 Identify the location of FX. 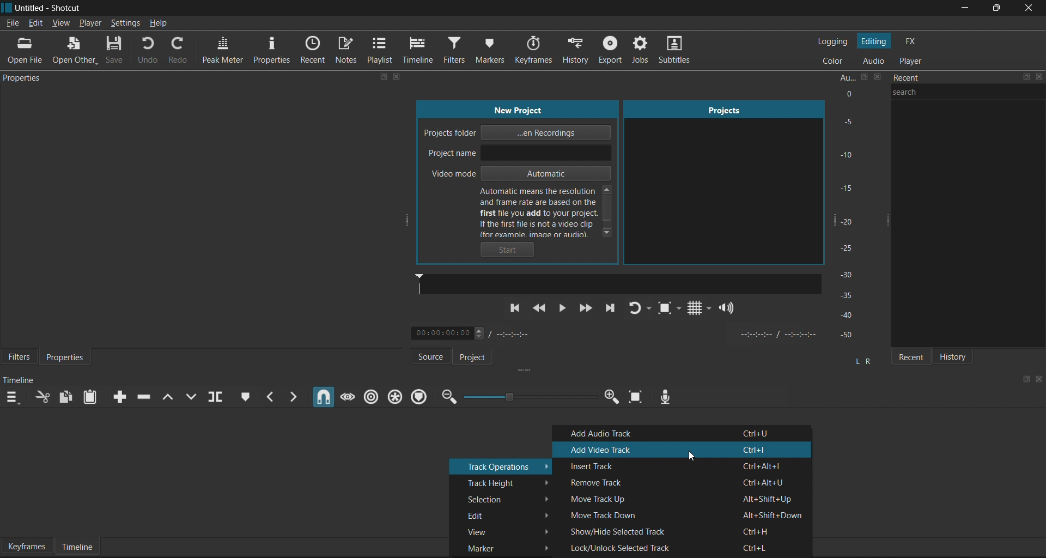
(912, 42).